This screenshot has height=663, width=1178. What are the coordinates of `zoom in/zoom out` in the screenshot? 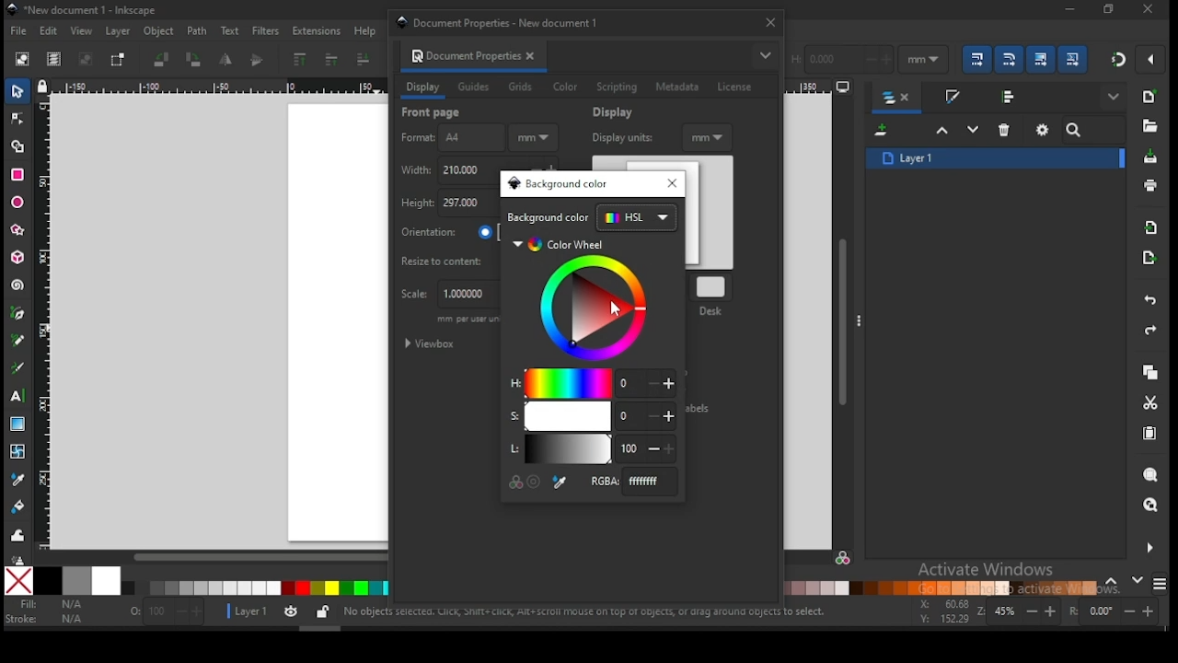 It's located at (1020, 611).